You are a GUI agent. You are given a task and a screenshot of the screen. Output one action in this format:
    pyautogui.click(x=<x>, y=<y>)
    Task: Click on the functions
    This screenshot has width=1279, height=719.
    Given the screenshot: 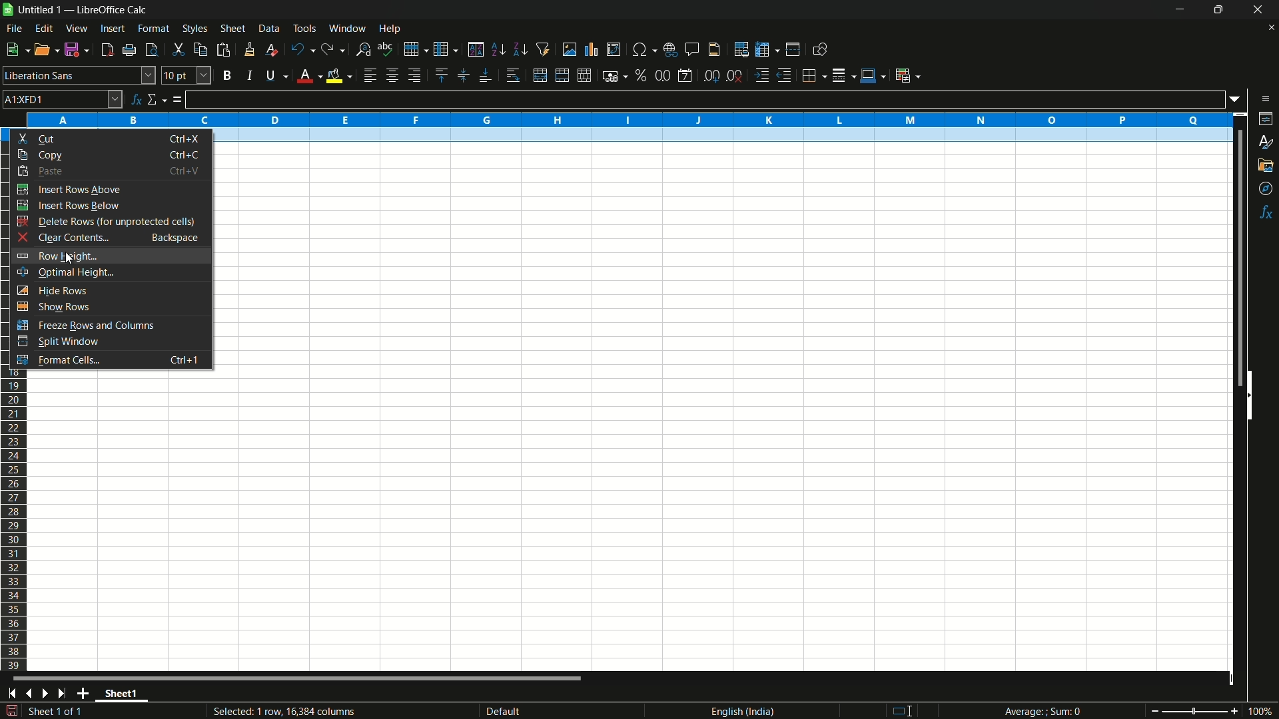 What is the action you would take?
    pyautogui.click(x=1267, y=212)
    